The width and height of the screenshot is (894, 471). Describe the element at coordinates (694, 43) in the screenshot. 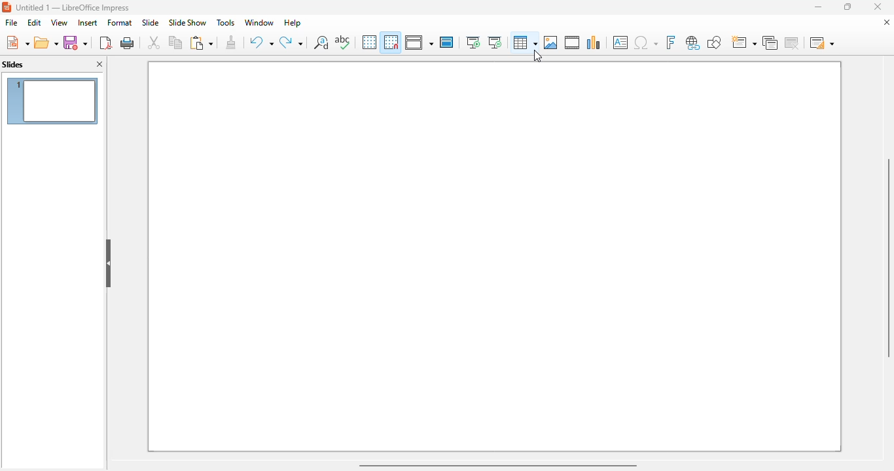

I see `insert hyperlink` at that location.